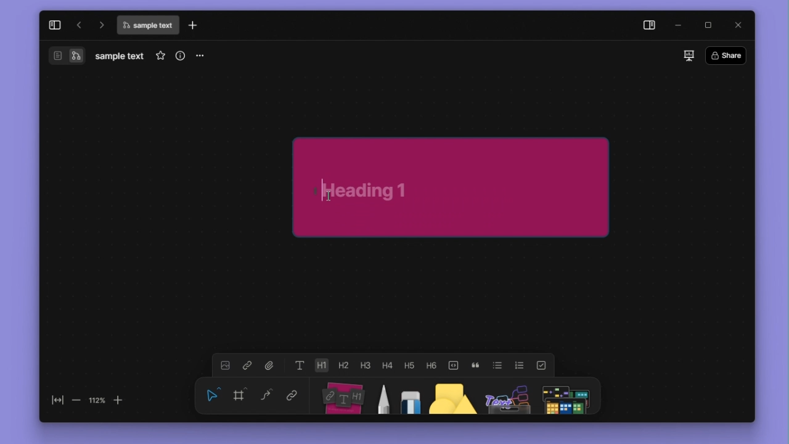  Describe the element at coordinates (452, 187) in the screenshot. I see `sticky note` at that location.